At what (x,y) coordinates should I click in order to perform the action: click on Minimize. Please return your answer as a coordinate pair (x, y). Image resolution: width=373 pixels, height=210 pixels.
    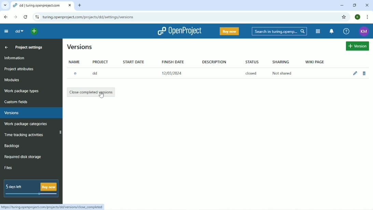
    Looking at the image, I should click on (342, 5).